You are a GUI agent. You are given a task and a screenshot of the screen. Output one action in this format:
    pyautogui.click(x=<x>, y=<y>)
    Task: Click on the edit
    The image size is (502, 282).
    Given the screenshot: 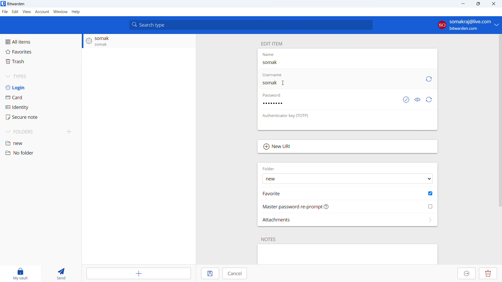 What is the action you would take?
    pyautogui.click(x=15, y=12)
    